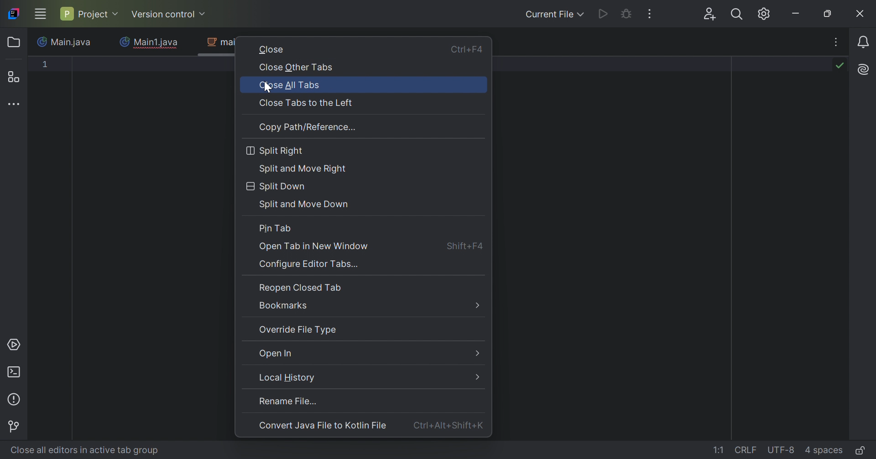  Describe the element at coordinates (100, 449) in the screenshot. I see `Close all editors in active tab group` at that location.